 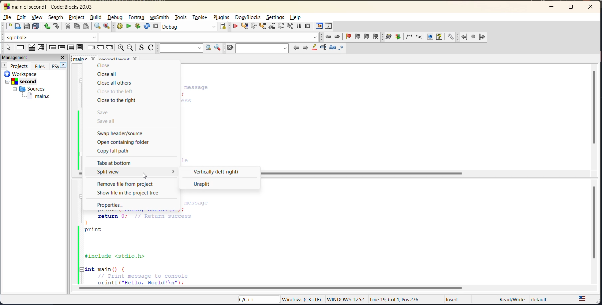 What do you see at coordinates (9, 48) in the screenshot?
I see `select` at bounding box center [9, 48].